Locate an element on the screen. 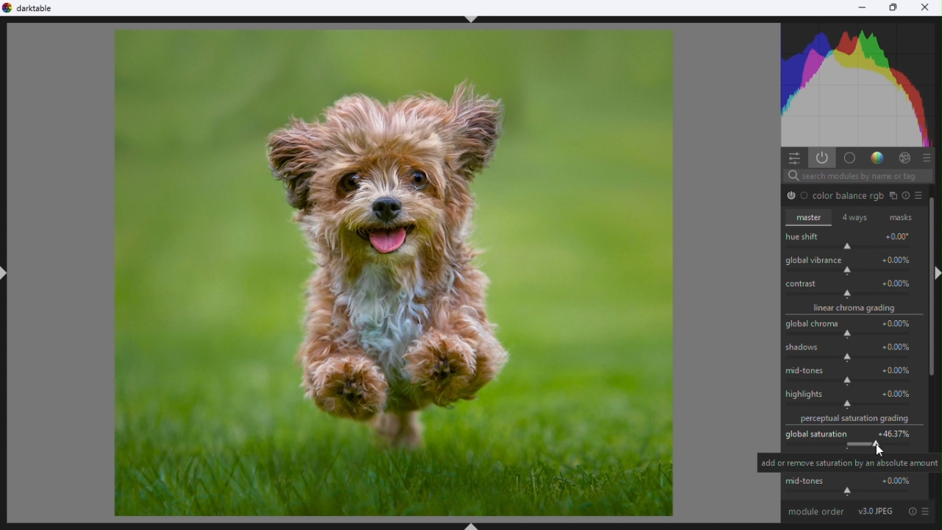 This screenshot has height=530, width=942. Highlights is located at coordinates (854, 400).